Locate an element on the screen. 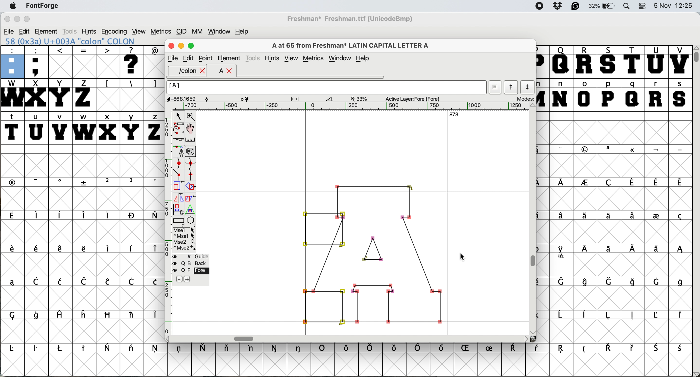 Image resolution: width=700 pixels, height=377 pixels. grammarly is located at coordinates (577, 7).